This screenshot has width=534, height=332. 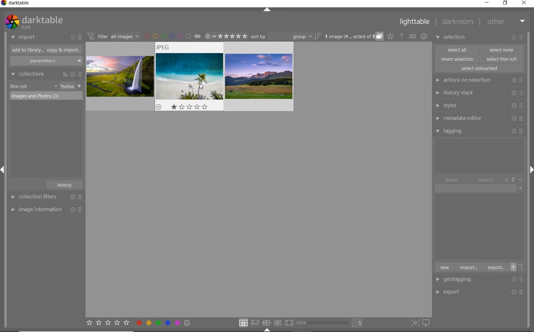 What do you see at coordinates (424, 37) in the screenshot?
I see `show global preferences` at bounding box center [424, 37].